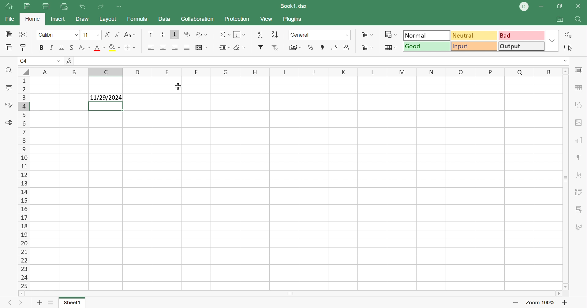 The width and height of the screenshot is (587, 308). What do you see at coordinates (32, 20) in the screenshot?
I see `Home` at bounding box center [32, 20].